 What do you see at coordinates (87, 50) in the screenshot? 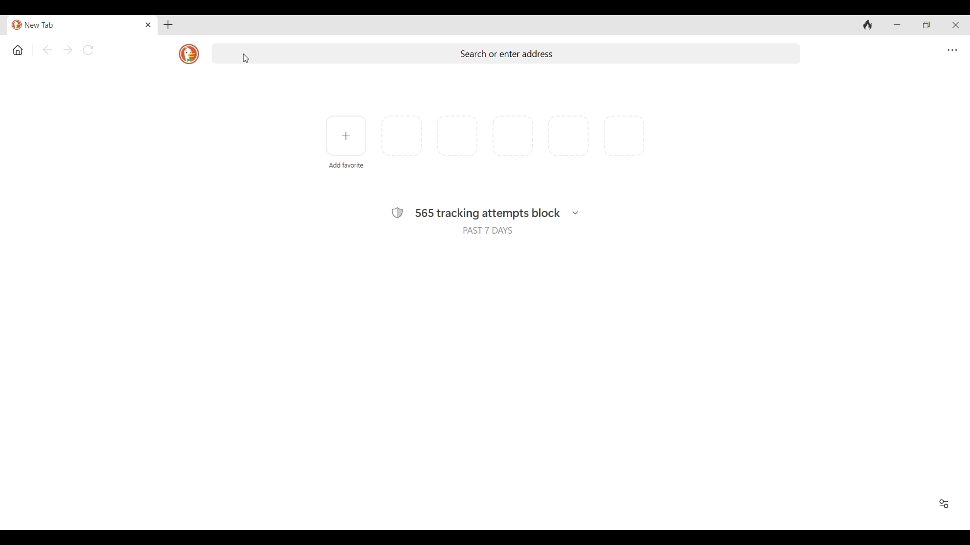
I see `Reload page` at bounding box center [87, 50].